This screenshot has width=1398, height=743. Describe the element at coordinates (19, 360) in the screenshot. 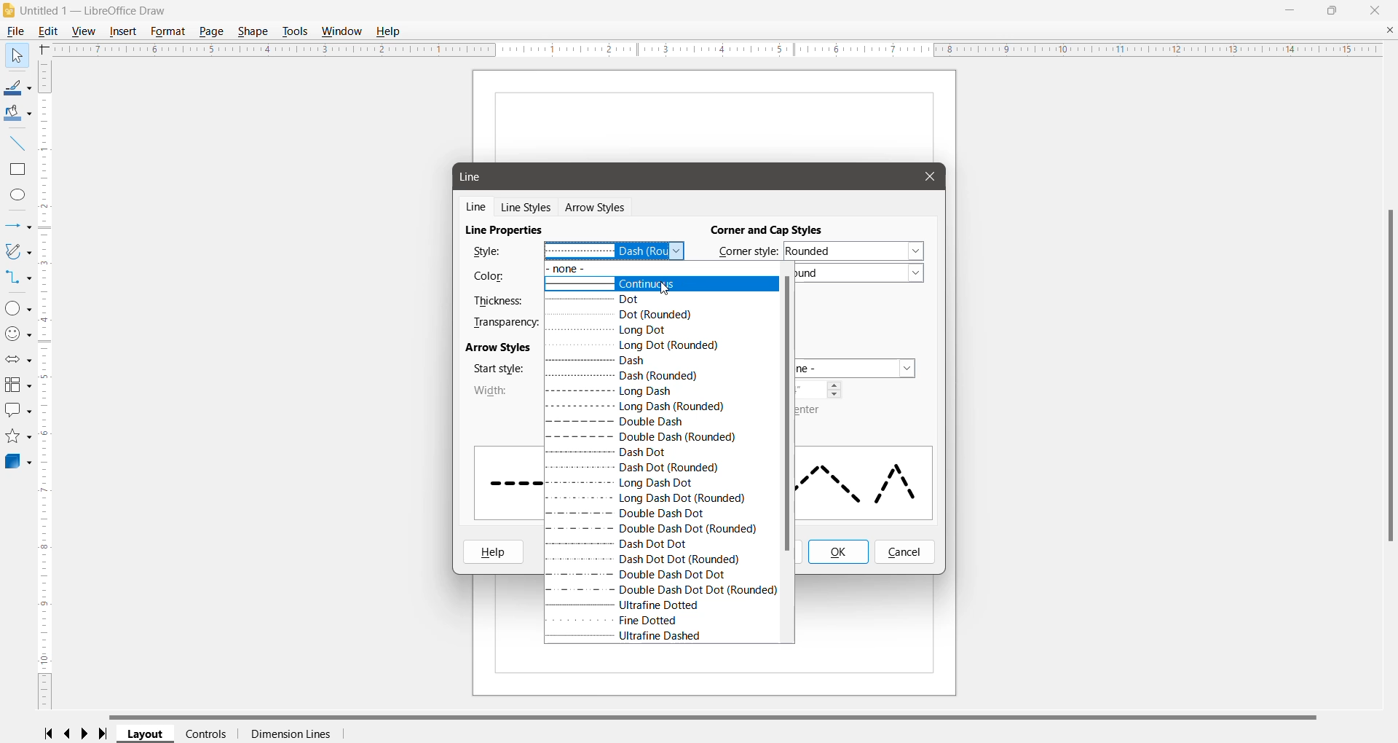

I see `Block Arrows` at that location.